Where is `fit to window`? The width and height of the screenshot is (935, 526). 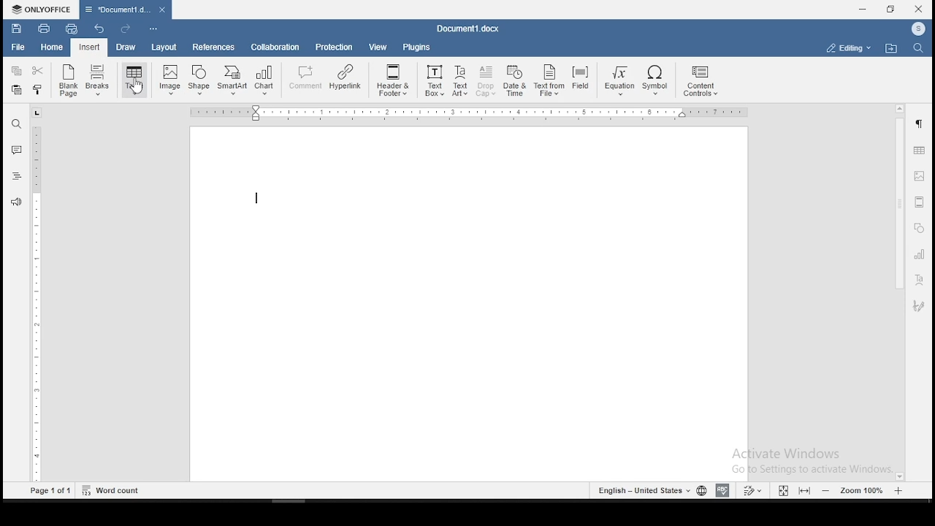 fit to window is located at coordinates (782, 490).